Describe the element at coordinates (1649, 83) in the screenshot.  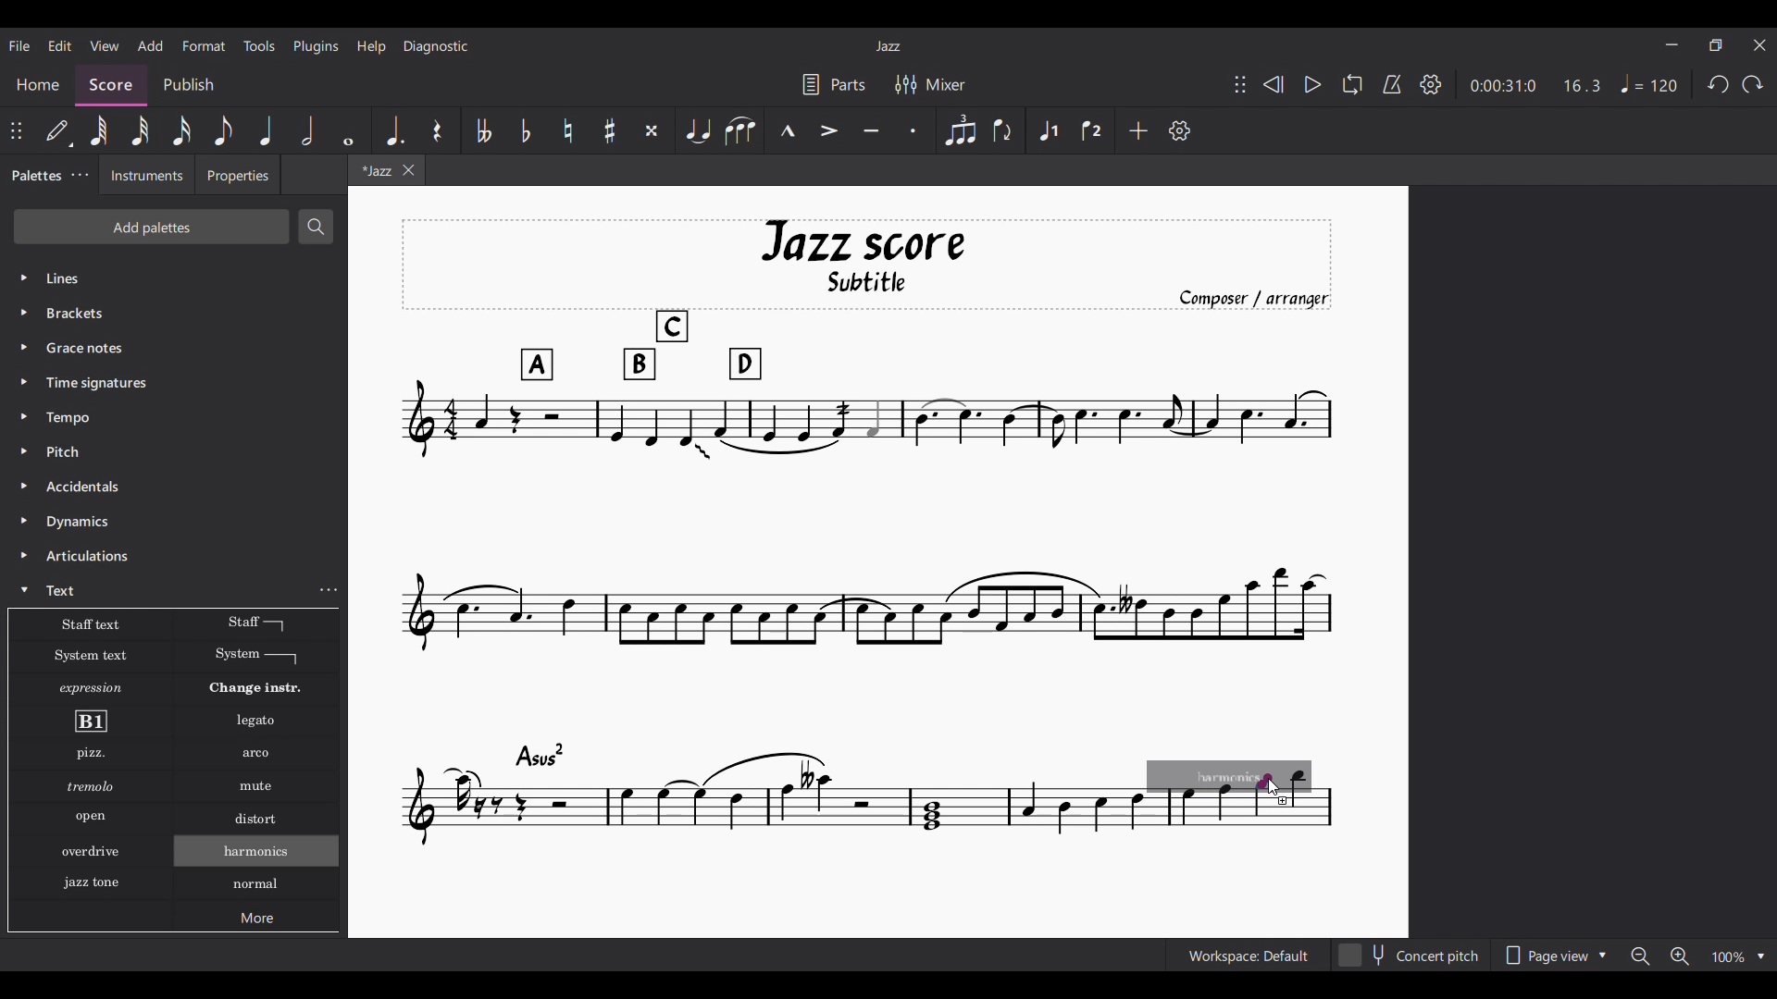
I see `Tempo` at that location.